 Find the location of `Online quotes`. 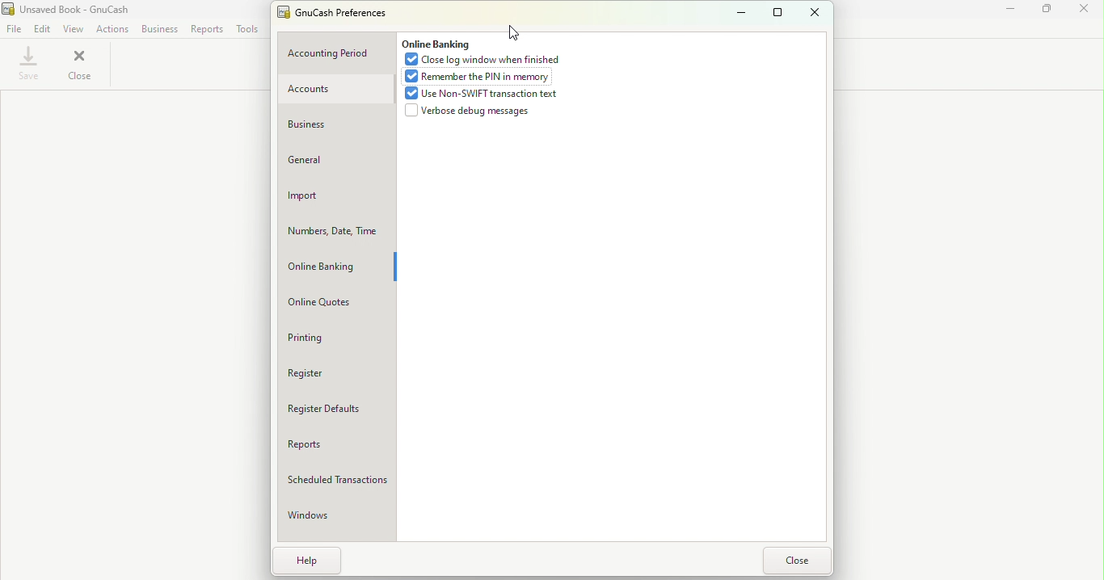

Online quotes is located at coordinates (331, 305).